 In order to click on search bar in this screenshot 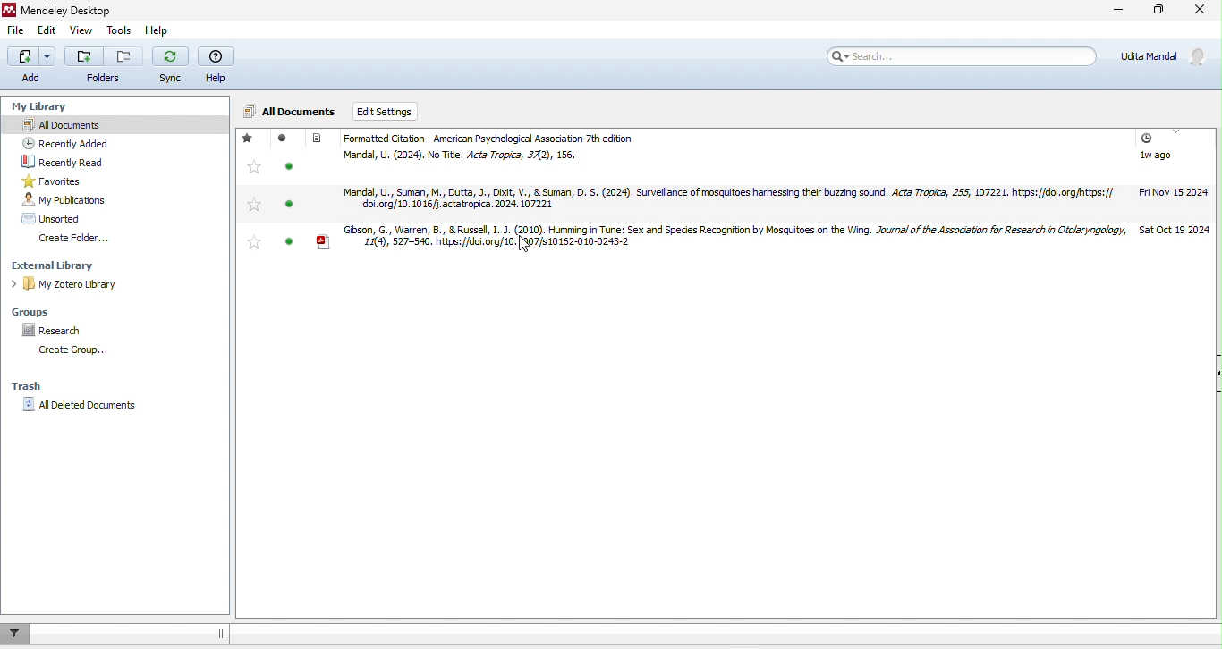, I will do `click(966, 58)`.